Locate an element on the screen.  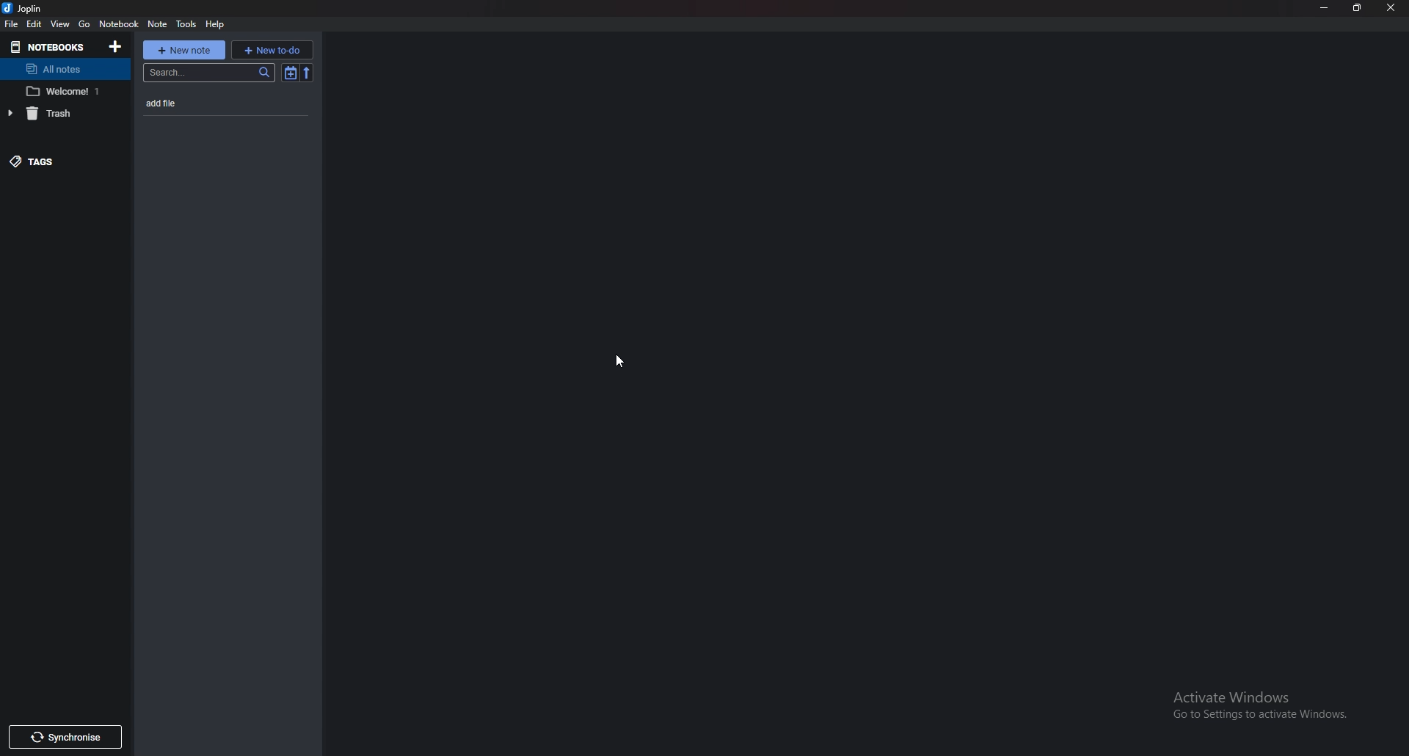
Notebooks is located at coordinates (50, 46).